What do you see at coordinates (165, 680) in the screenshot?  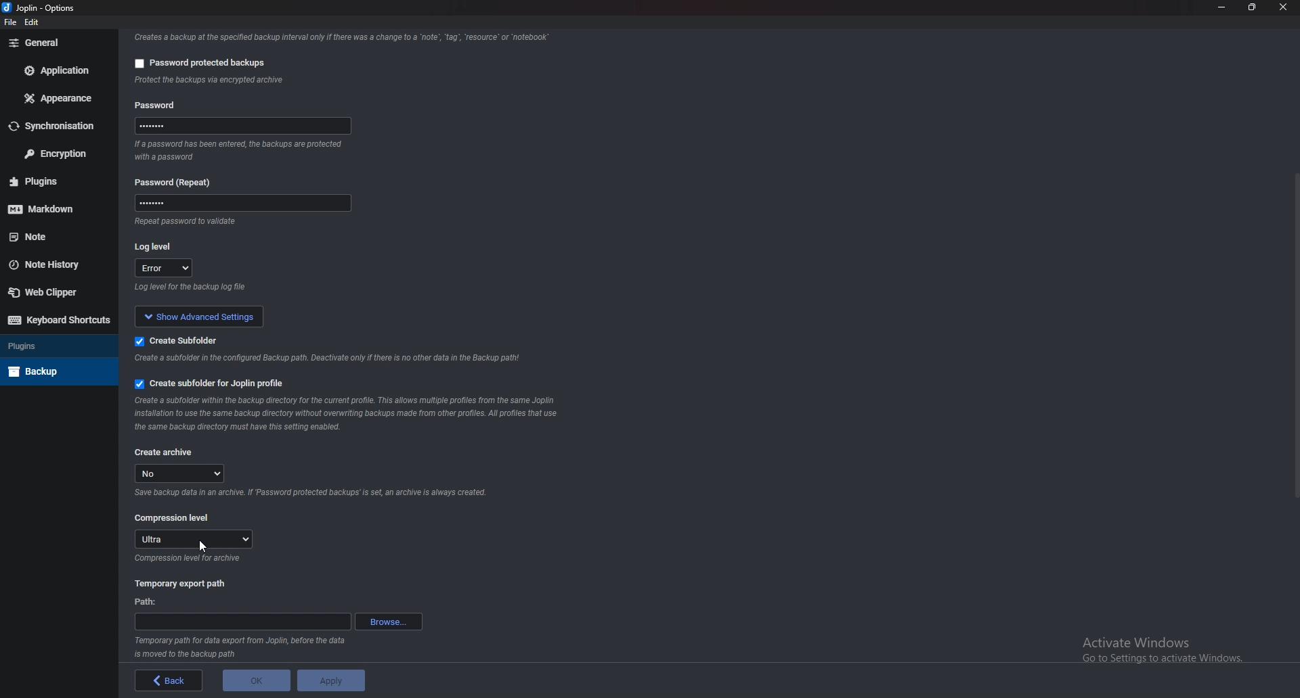 I see `back` at bounding box center [165, 680].